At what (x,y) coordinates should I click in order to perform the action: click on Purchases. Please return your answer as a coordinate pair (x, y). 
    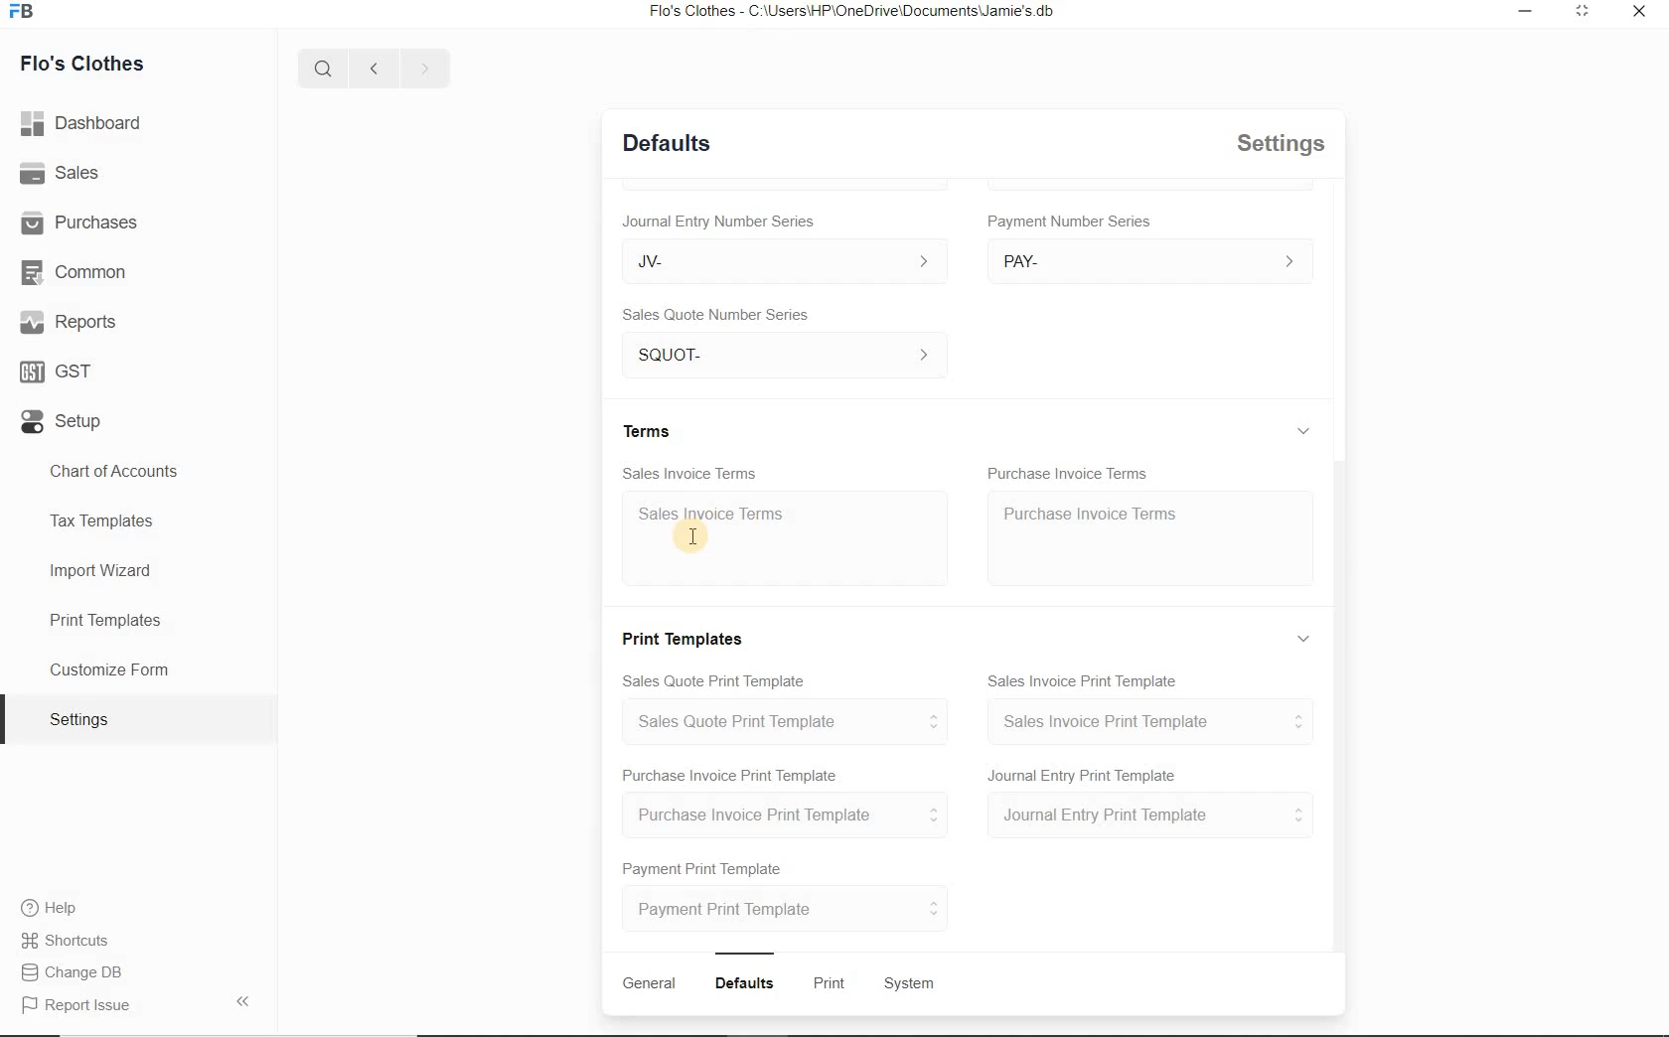
    Looking at the image, I should click on (83, 222).